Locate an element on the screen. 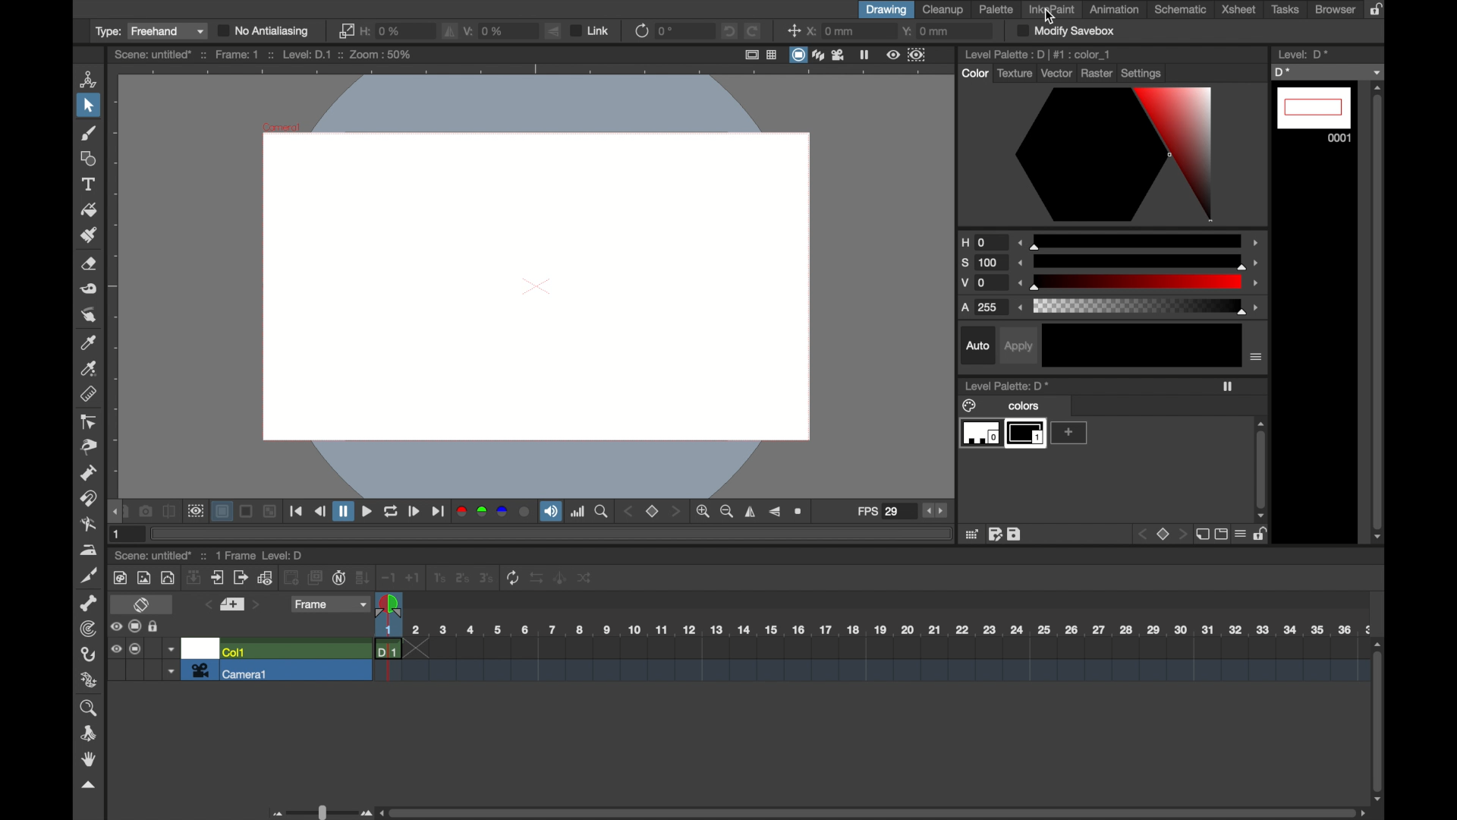 This screenshot has width=1457, height=820. canvas is located at coordinates (531, 283).